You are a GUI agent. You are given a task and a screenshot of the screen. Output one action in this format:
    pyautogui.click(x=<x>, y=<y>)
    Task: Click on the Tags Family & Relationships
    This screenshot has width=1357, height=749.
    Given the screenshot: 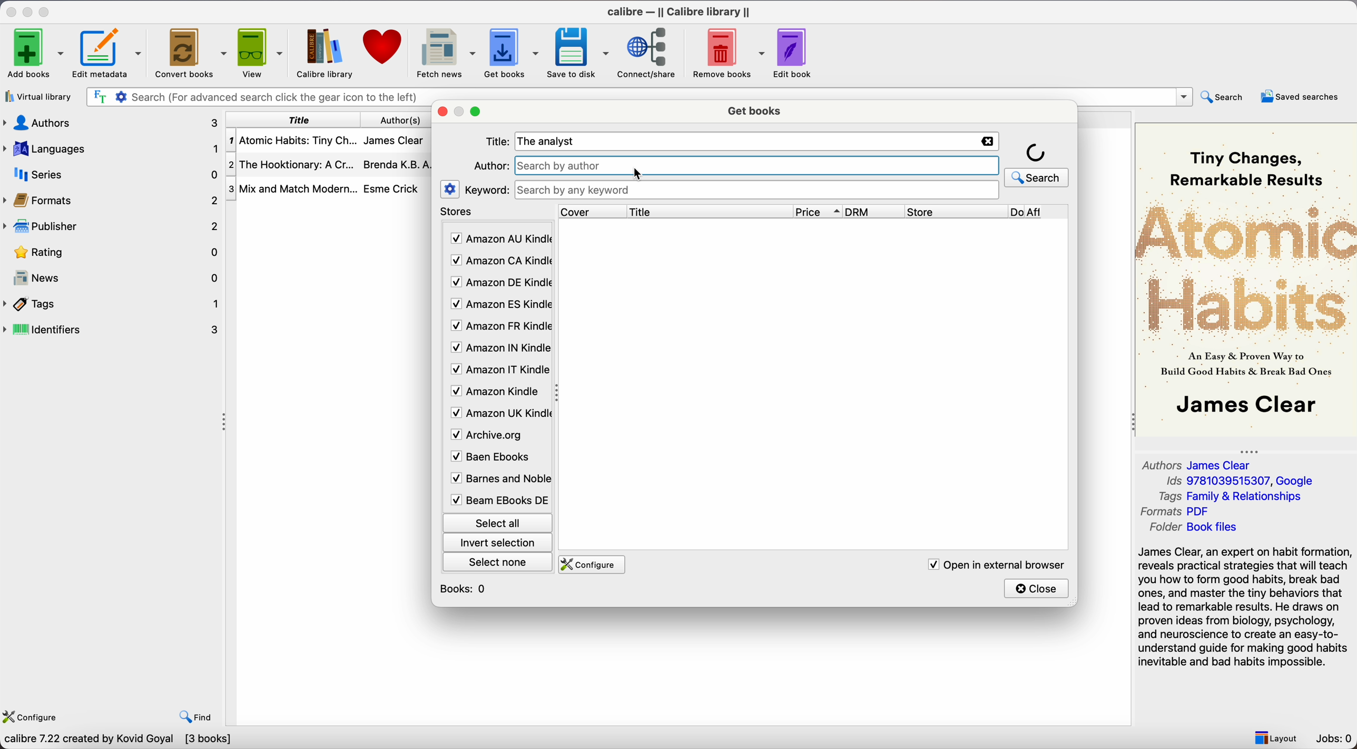 What is the action you would take?
    pyautogui.click(x=1230, y=497)
    